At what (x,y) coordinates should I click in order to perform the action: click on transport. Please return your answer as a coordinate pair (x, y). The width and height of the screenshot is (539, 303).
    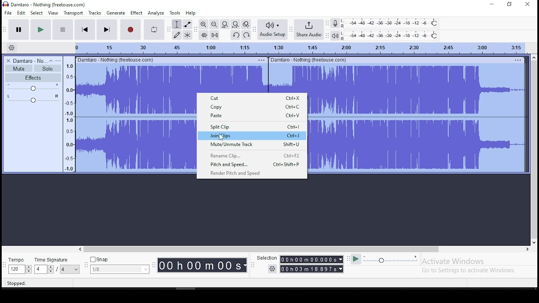
    Looking at the image, I should click on (73, 13).